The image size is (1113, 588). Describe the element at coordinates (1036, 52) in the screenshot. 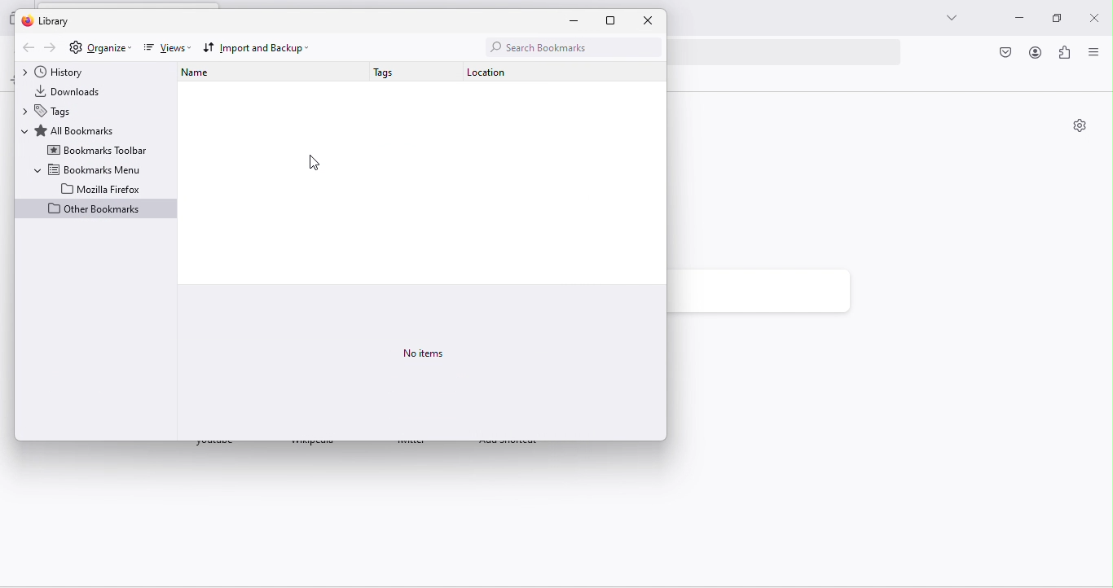

I see `account` at that location.